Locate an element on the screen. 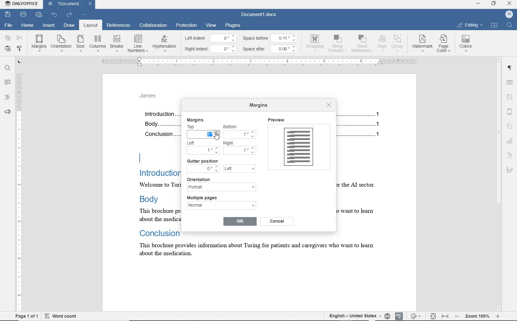 The image size is (517, 321). cancel is located at coordinates (278, 221).